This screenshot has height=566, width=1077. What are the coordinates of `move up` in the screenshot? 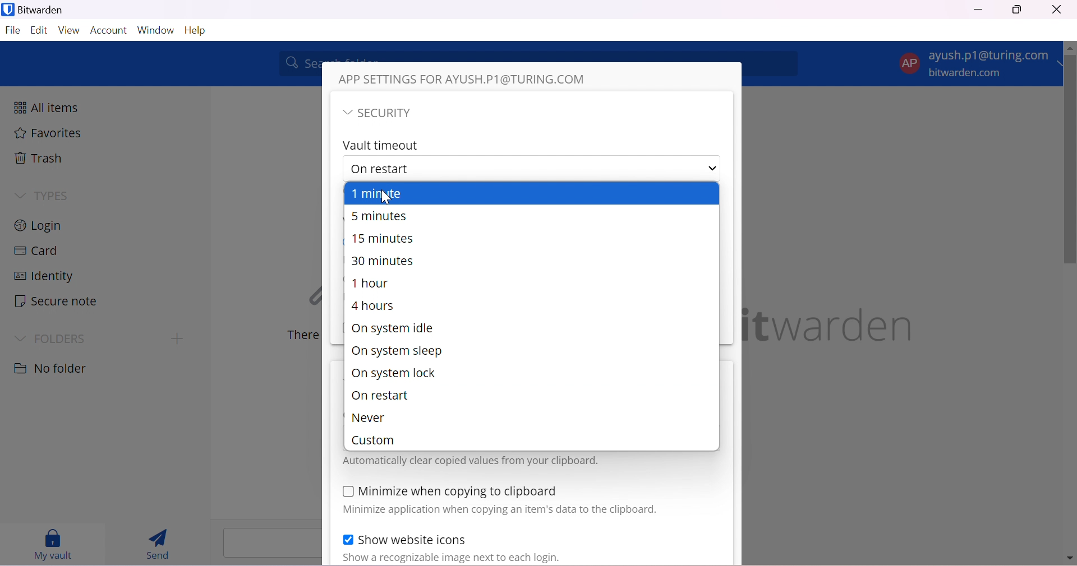 It's located at (1070, 49).